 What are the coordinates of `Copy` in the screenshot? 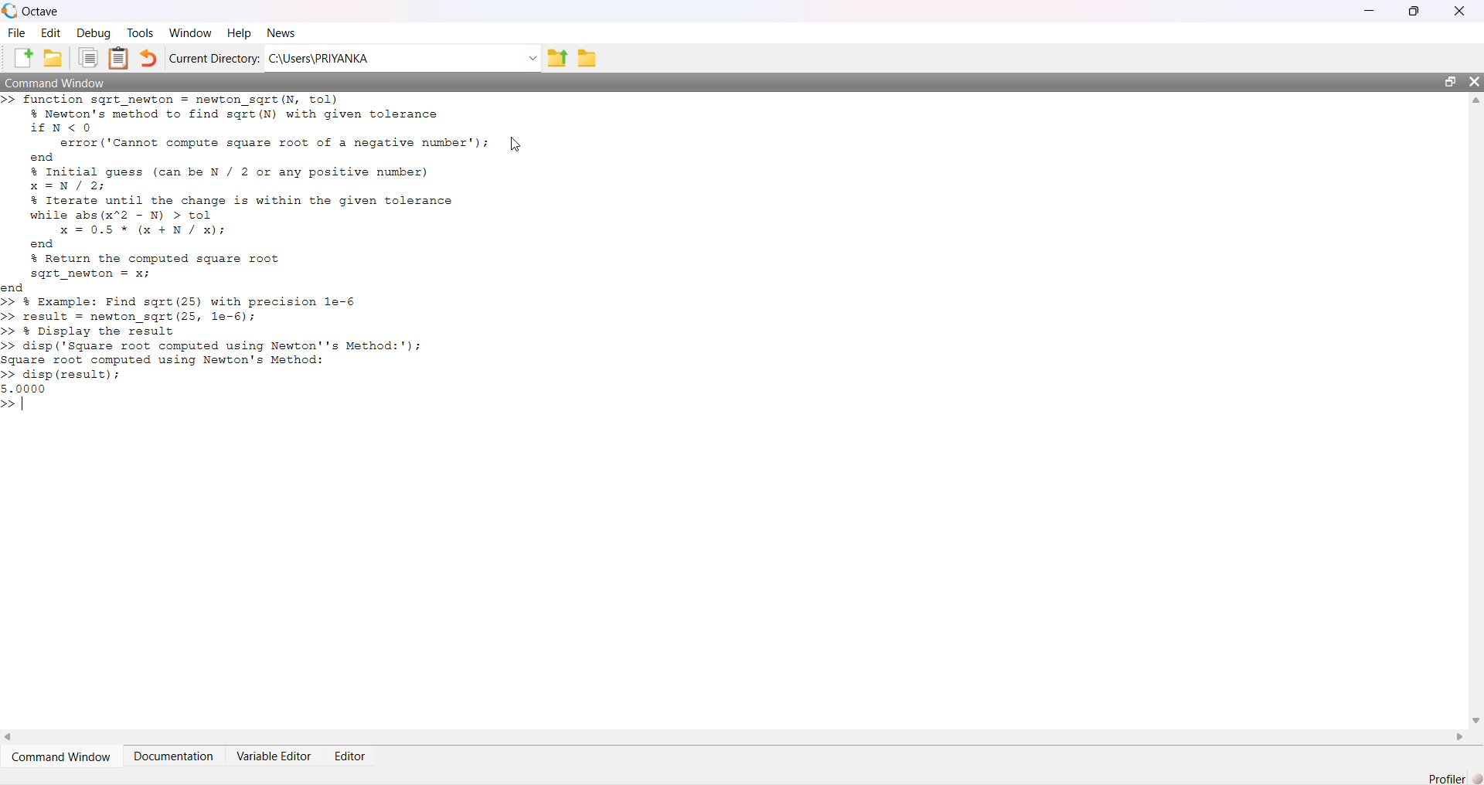 It's located at (89, 59).